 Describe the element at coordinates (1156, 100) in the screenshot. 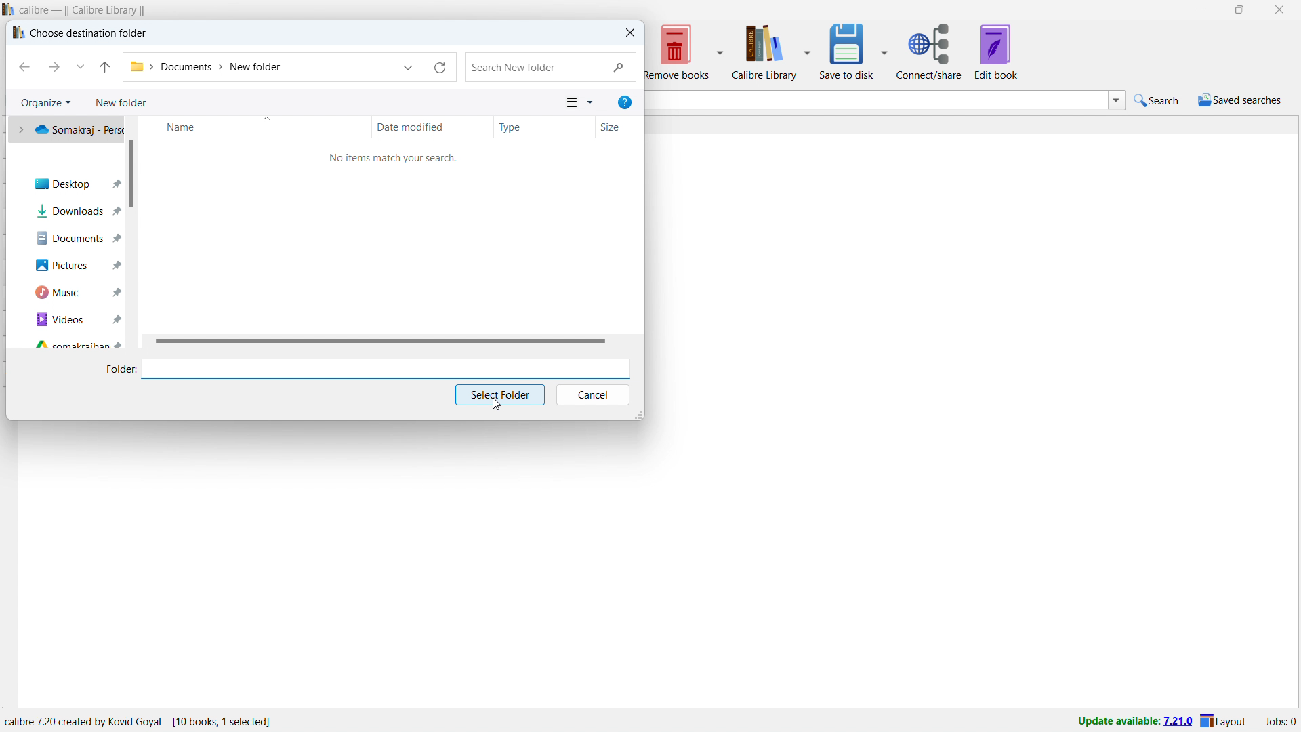

I see `do a quick search` at that location.